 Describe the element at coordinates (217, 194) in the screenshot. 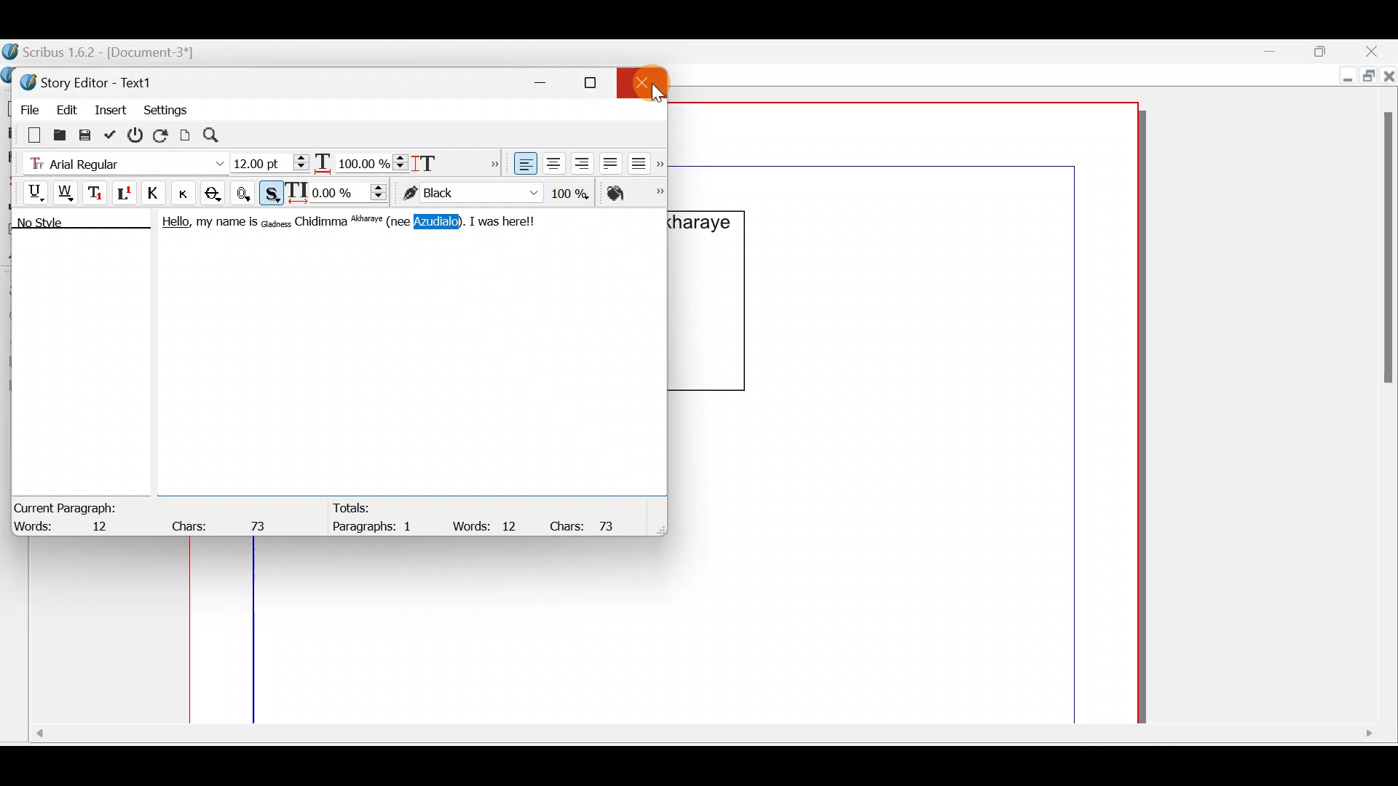

I see `Strike out` at that location.